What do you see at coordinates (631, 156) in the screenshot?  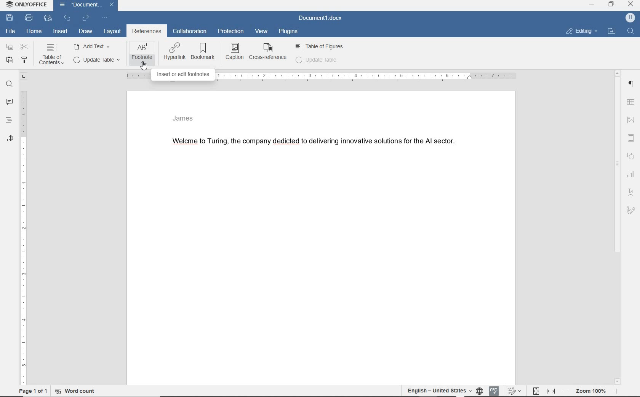 I see `SHAPES` at bounding box center [631, 156].